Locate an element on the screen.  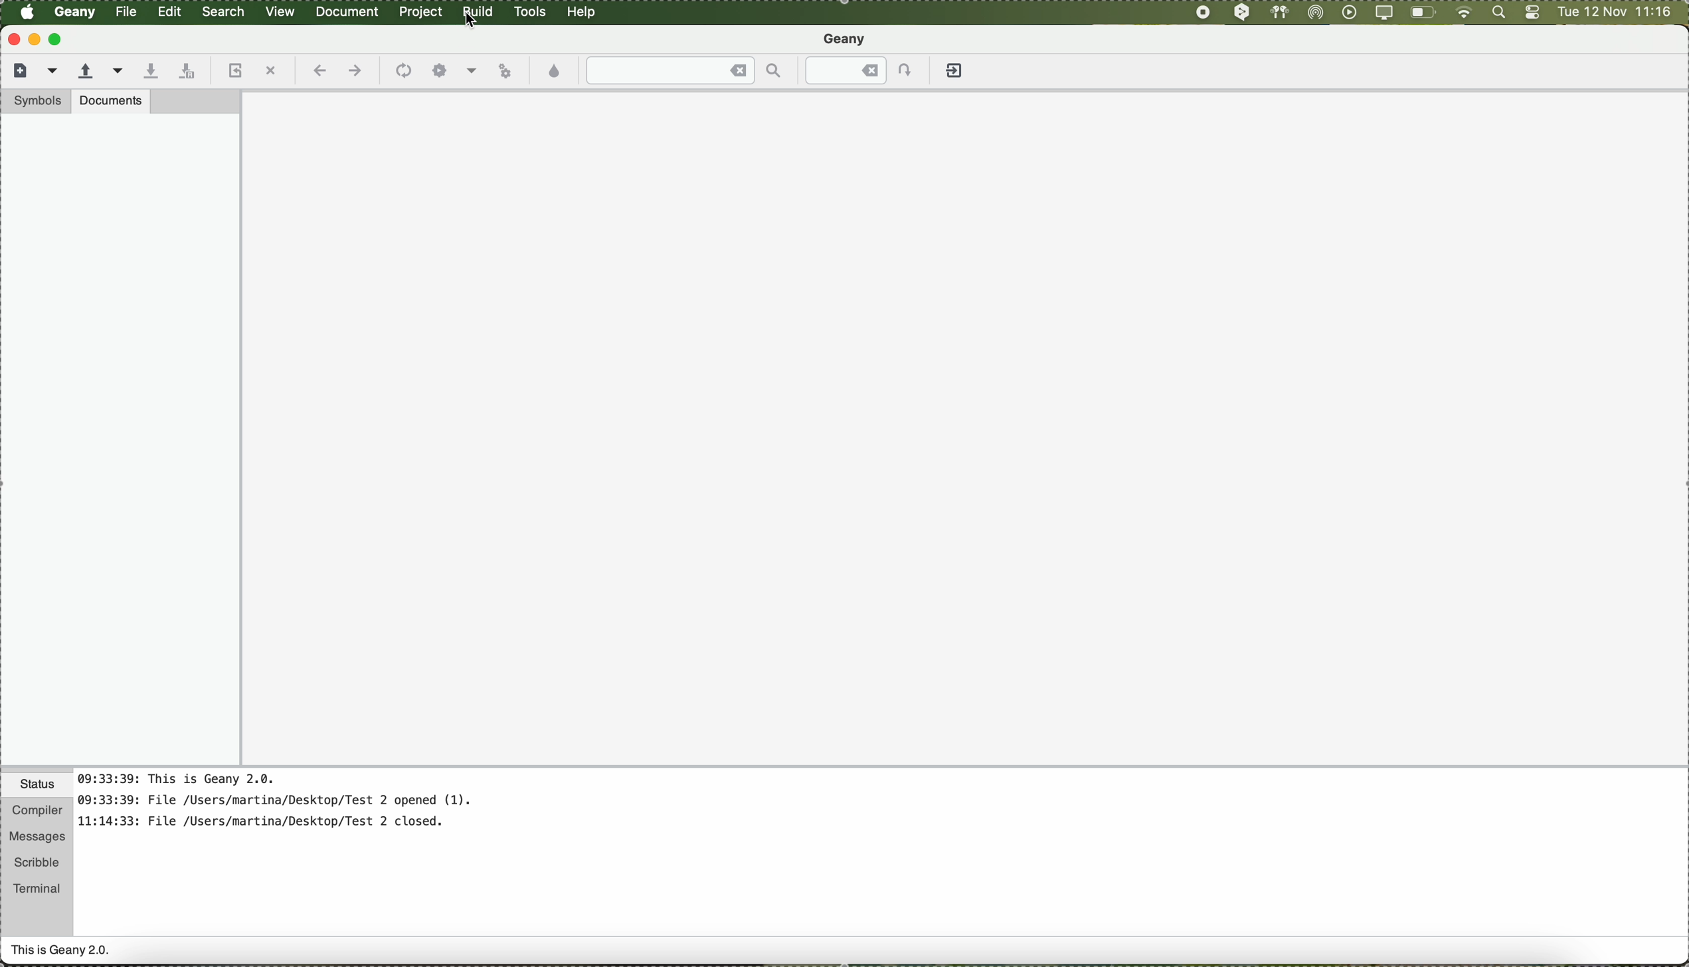
view is located at coordinates (280, 10).